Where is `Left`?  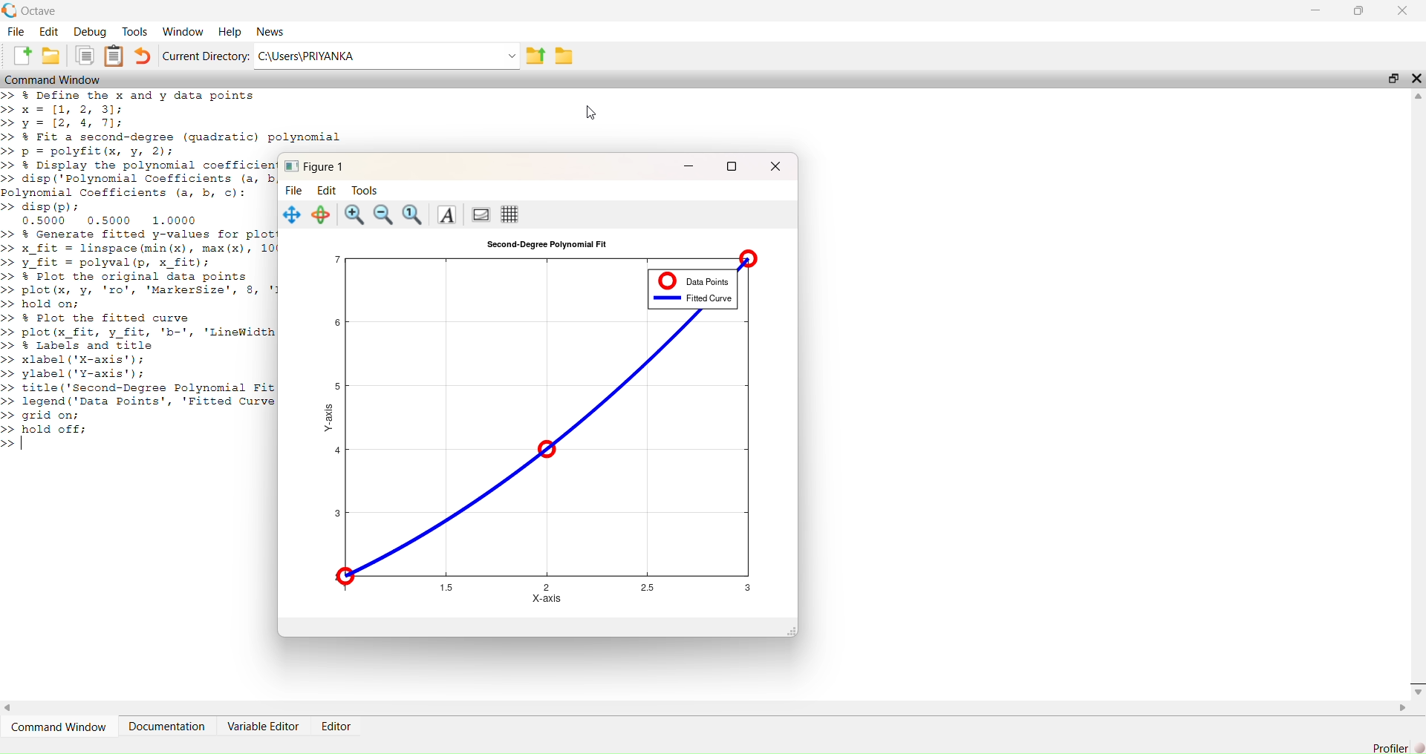
Left is located at coordinates (13, 707).